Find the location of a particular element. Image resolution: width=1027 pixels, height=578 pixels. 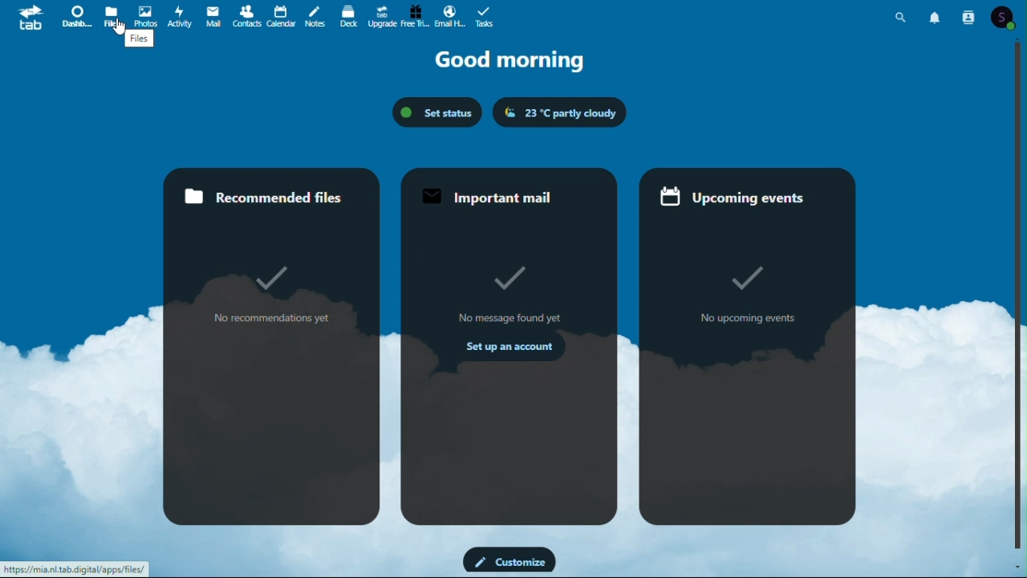

Email hosting is located at coordinates (449, 14).